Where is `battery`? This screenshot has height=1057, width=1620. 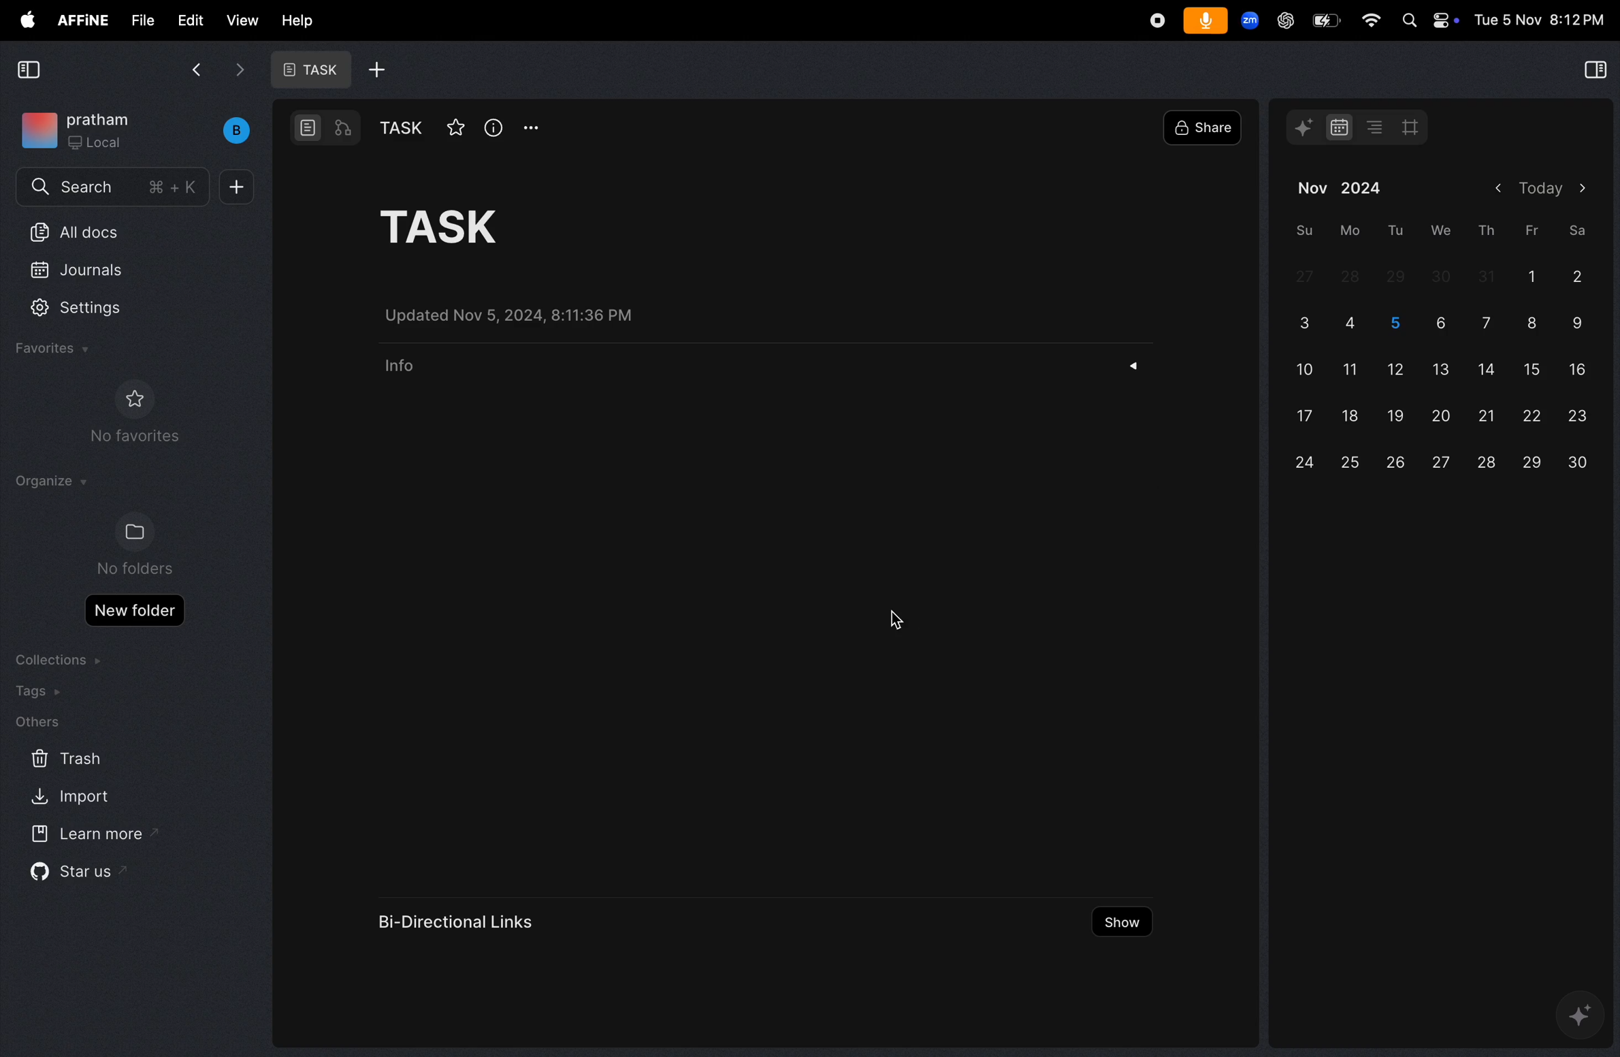
battery is located at coordinates (1323, 20).